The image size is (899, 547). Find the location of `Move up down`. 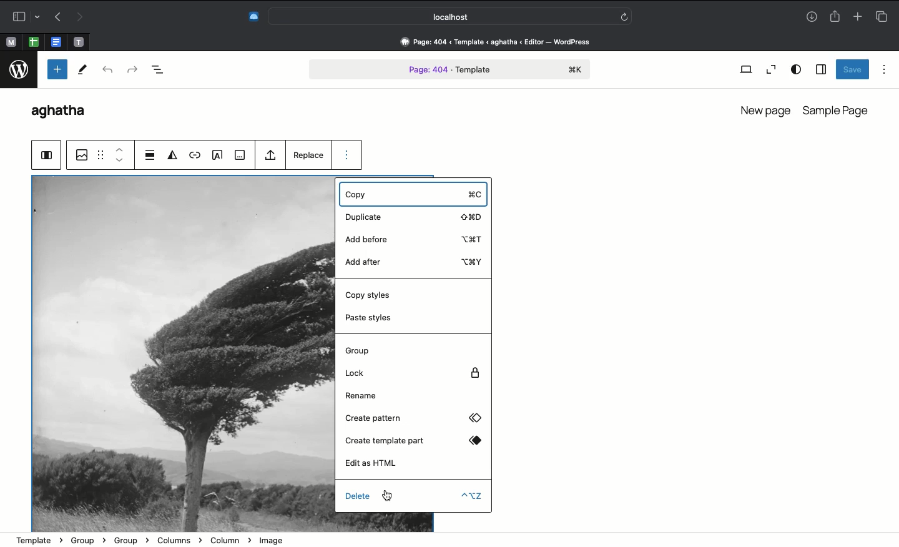

Move up down is located at coordinates (121, 156).